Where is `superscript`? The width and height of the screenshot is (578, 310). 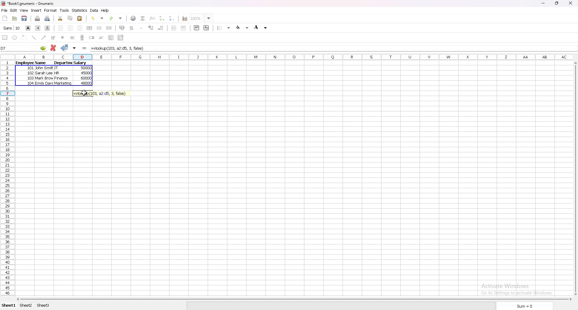 superscript is located at coordinates (197, 28).